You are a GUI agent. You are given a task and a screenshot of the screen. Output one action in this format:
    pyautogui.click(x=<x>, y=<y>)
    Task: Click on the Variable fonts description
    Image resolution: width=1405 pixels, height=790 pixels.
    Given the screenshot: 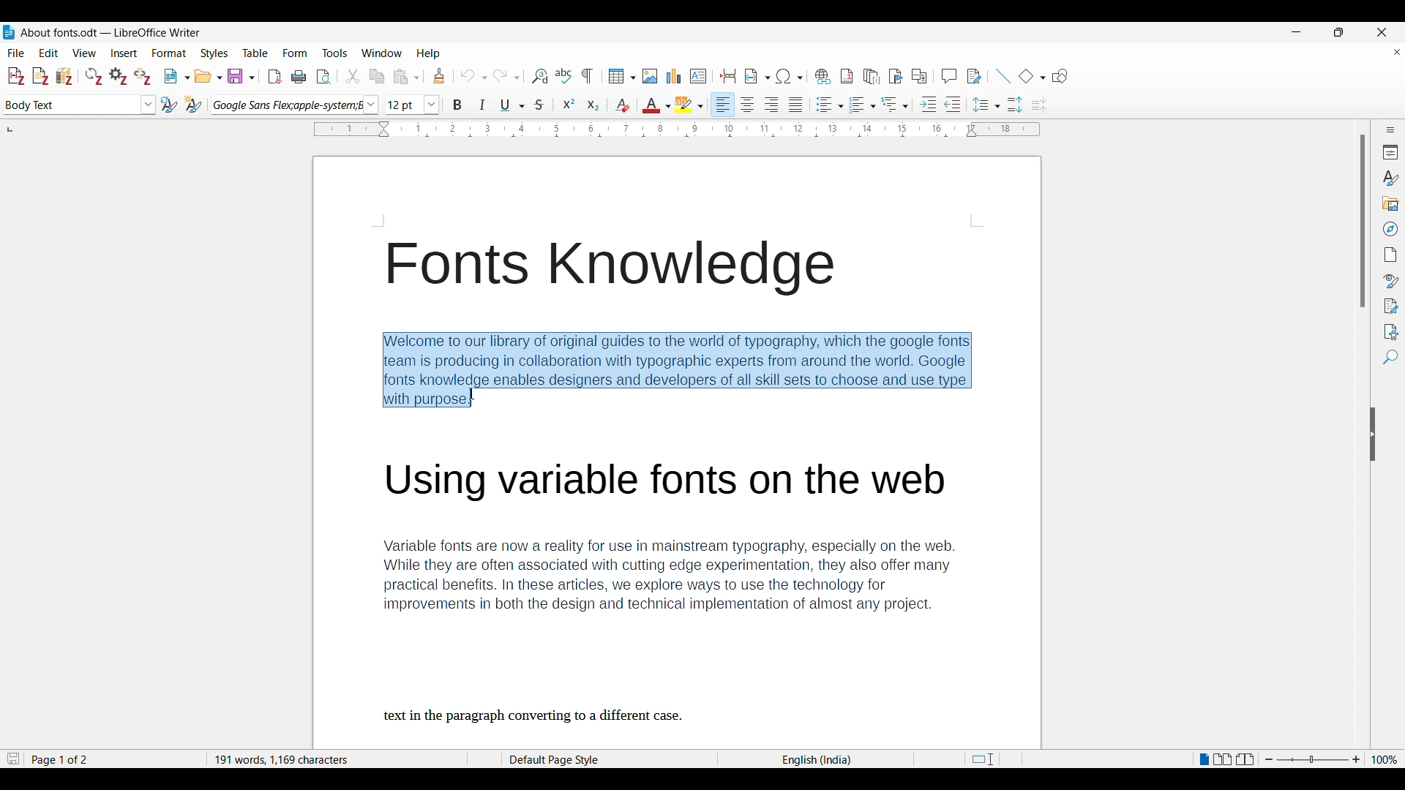 What is the action you would take?
    pyautogui.click(x=674, y=571)
    